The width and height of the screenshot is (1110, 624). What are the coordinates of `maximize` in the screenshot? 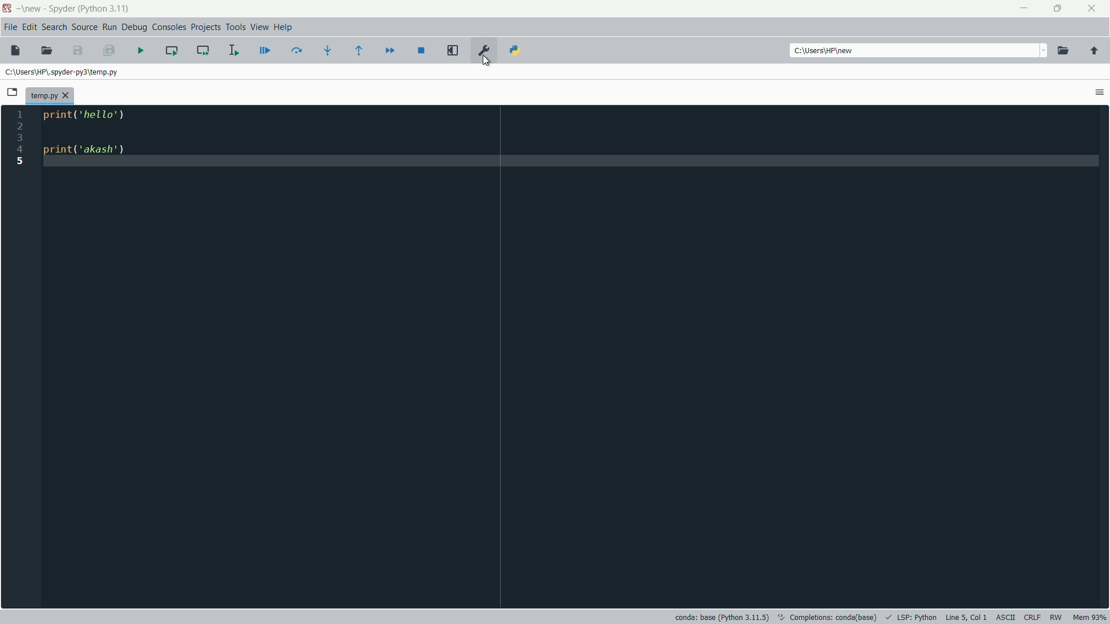 It's located at (1059, 9).